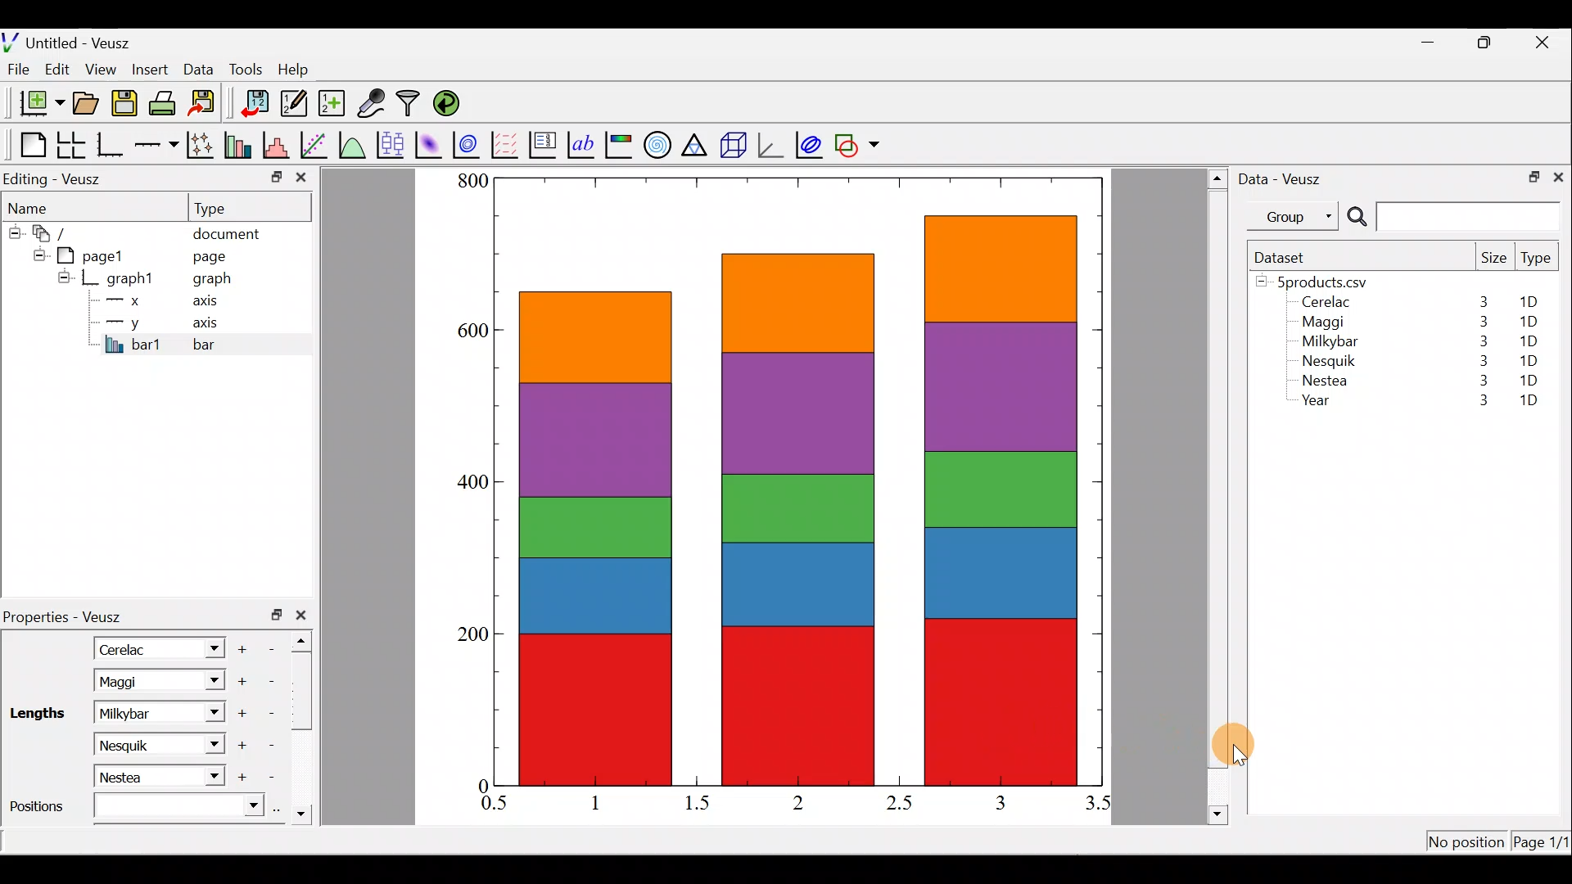 The image size is (1572, 884). I want to click on 3, so click(1475, 402).